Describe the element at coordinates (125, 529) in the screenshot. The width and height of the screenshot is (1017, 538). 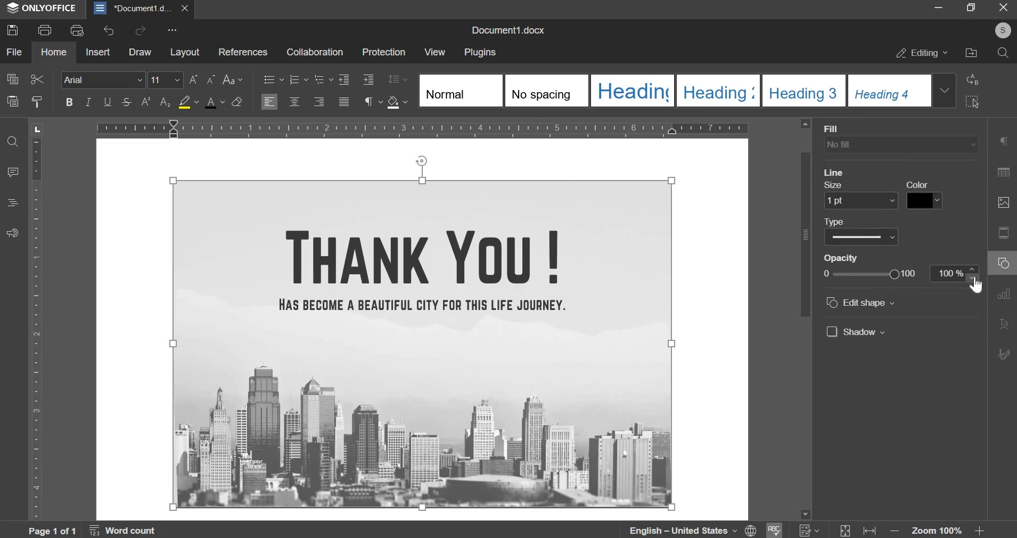
I see `Word Count` at that location.